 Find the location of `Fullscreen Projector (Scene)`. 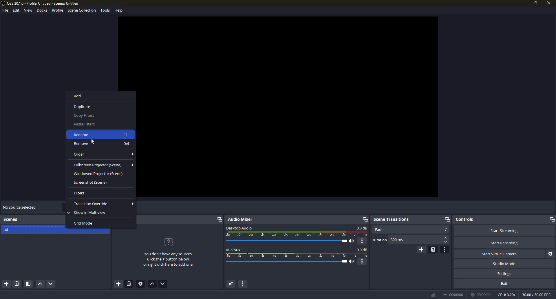

Fullscreen Projector (Scene) is located at coordinates (103, 165).